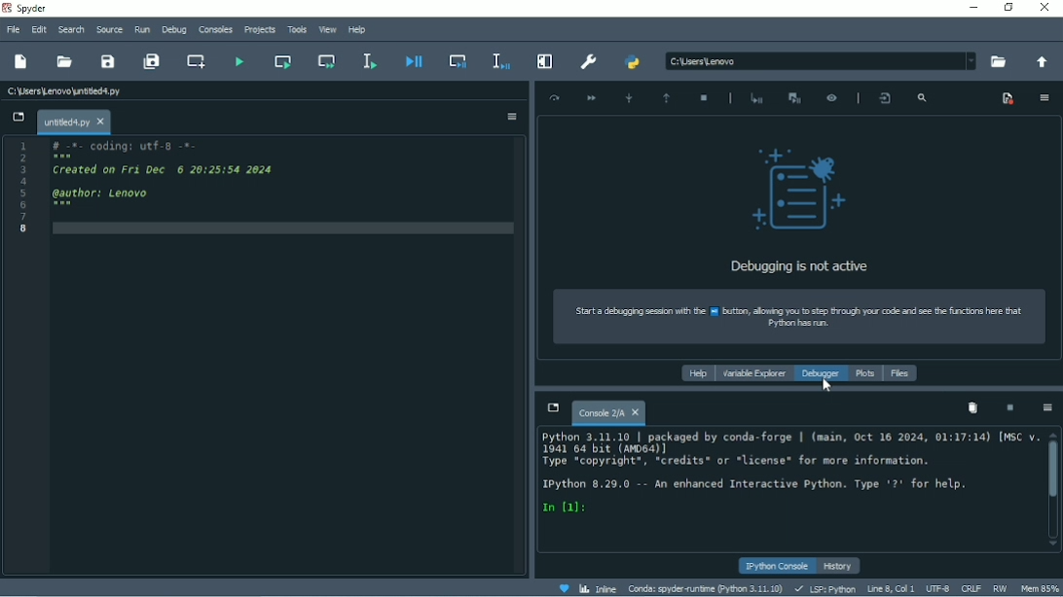 The width and height of the screenshot is (1063, 597). Describe the element at coordinates (1054, 432) in the screenshot. I see `scroll up` at that location.